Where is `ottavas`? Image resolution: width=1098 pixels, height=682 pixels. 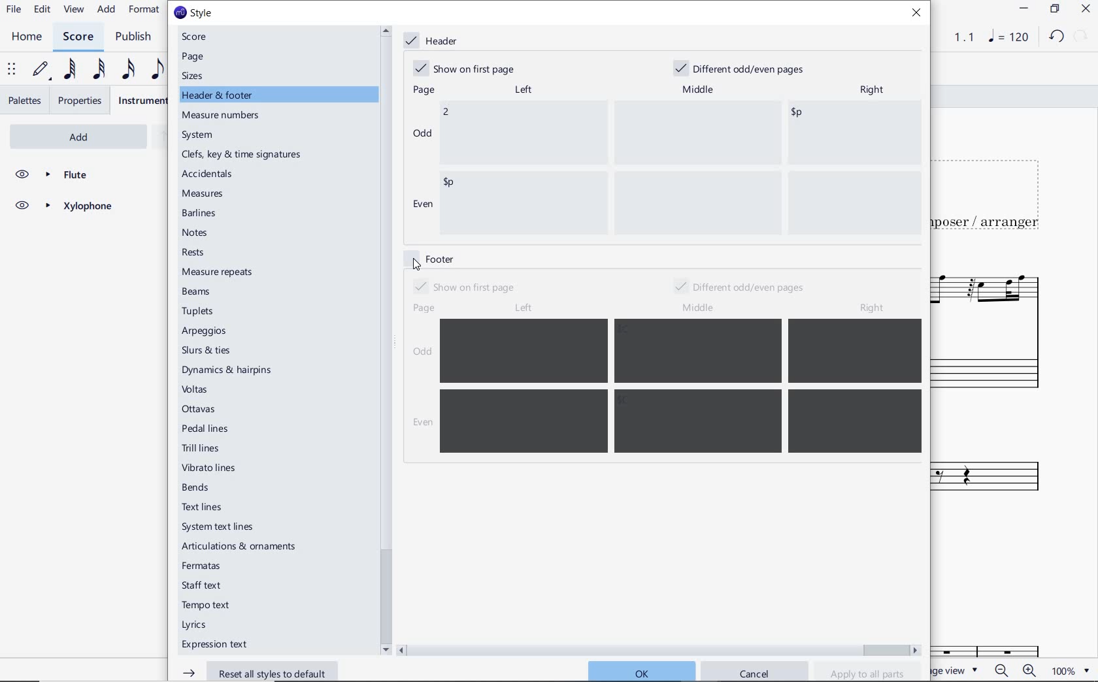 ottavas is located at coordinates (200, 409).